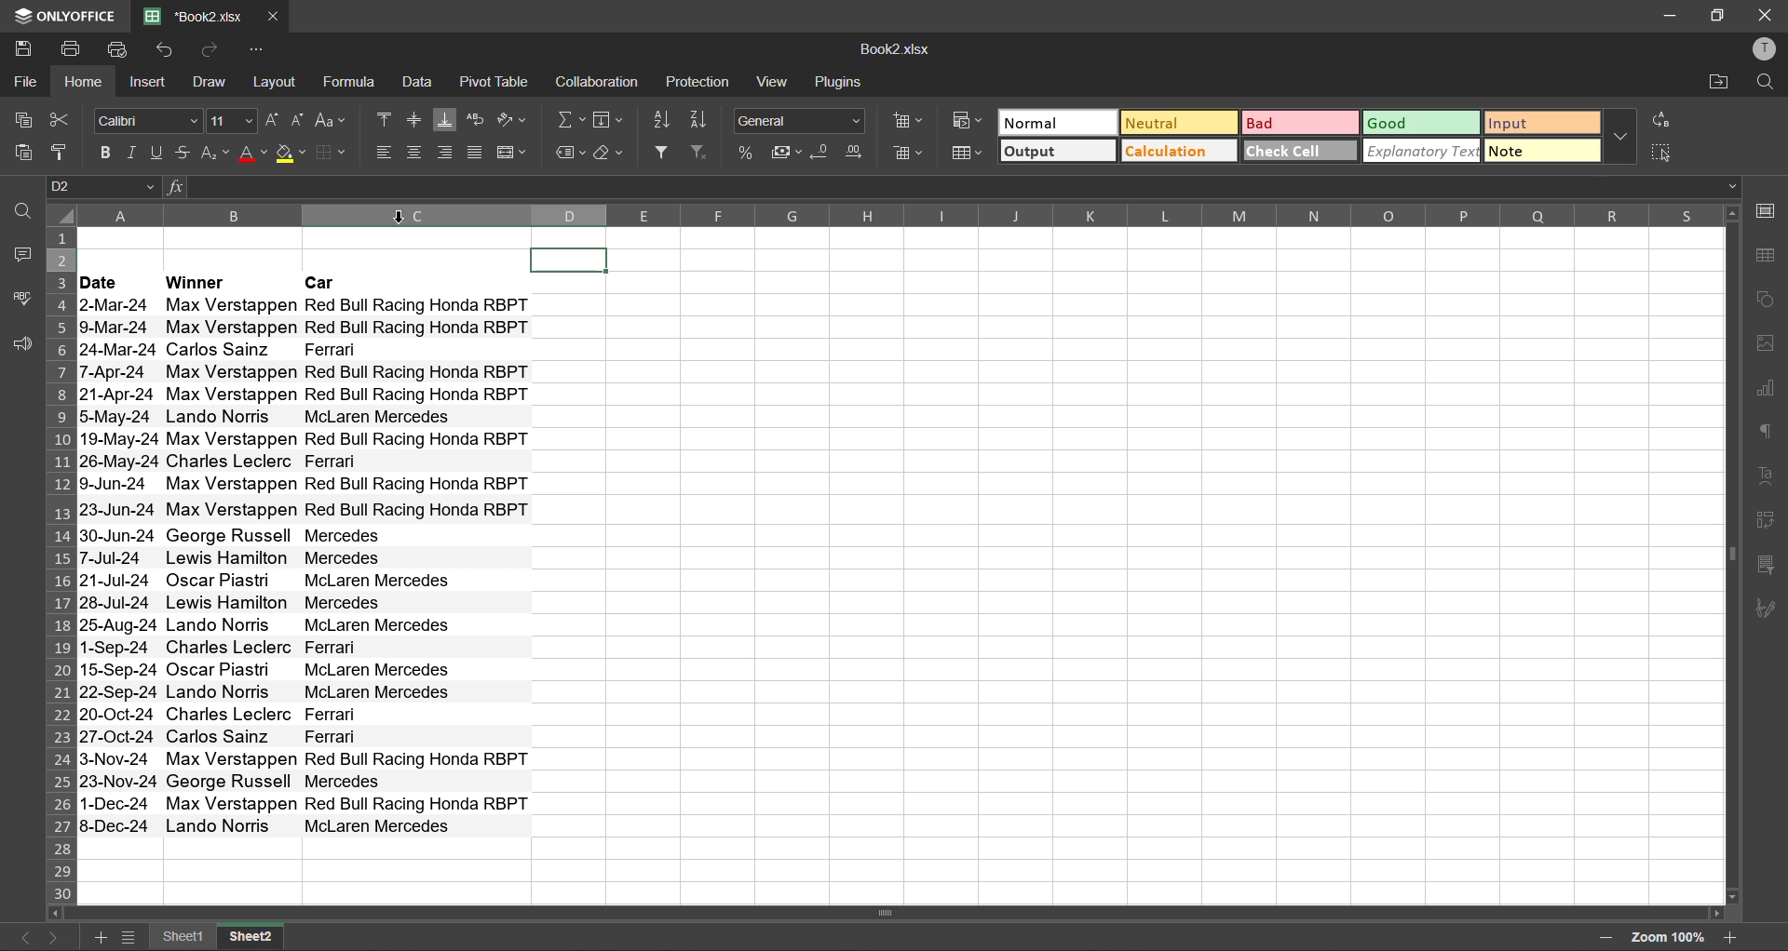 The width and height of the screenshot is (1788, 951). Describe the element at coordinates (182, 937) in the screenshot. I see `sheet1` at that location.